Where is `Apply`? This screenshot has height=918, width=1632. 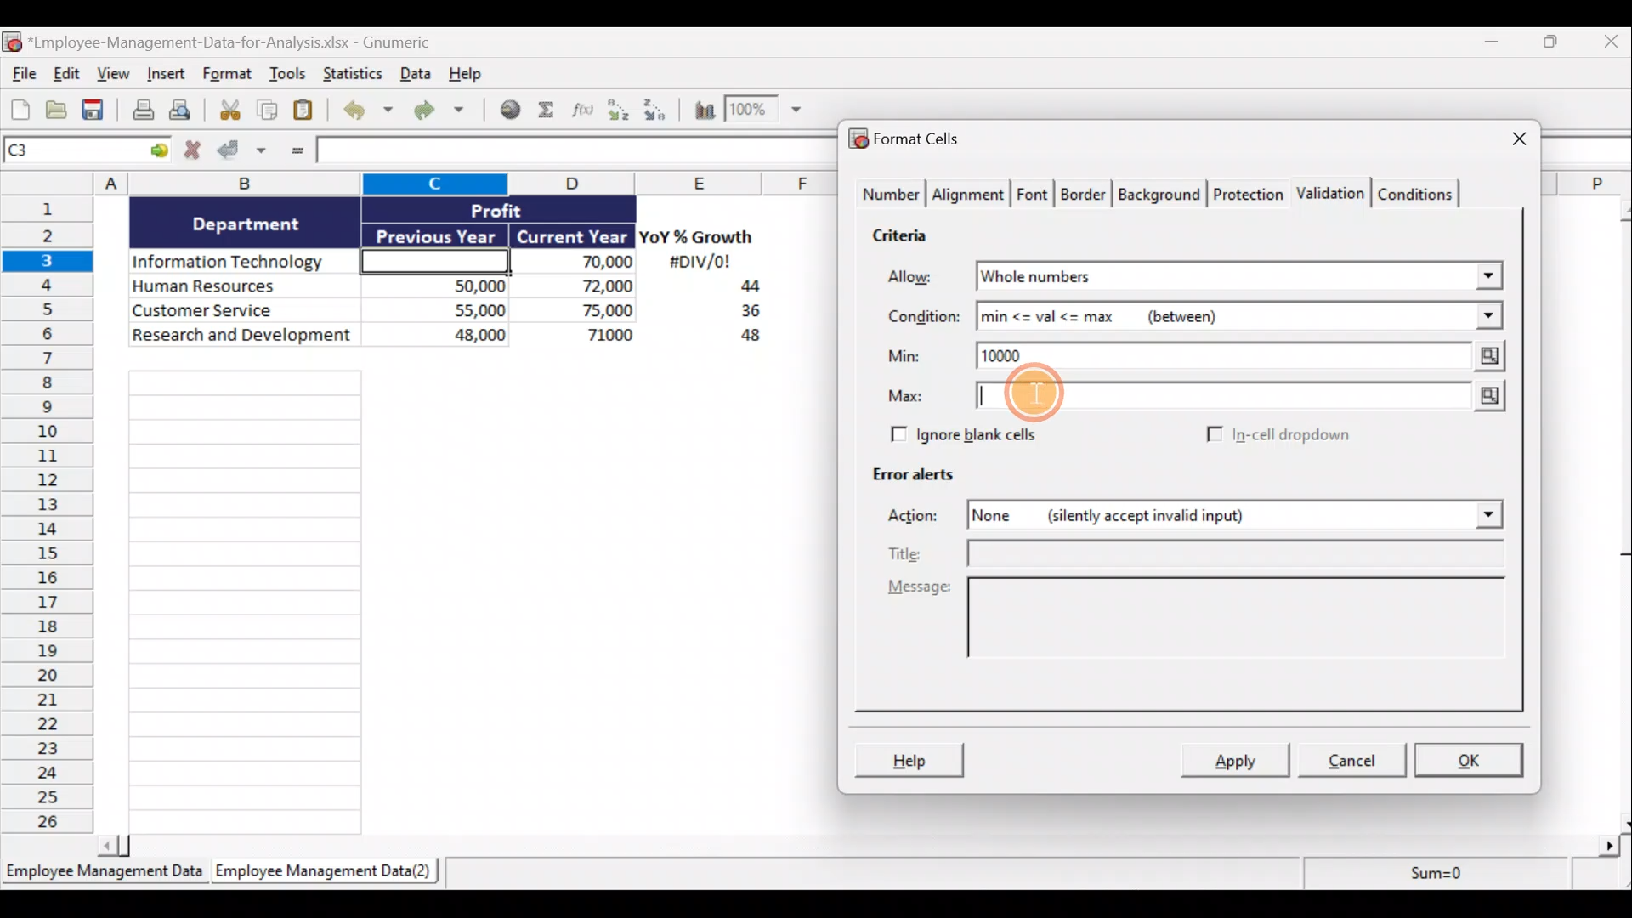 Apply is located at coordinates (1237, 762).